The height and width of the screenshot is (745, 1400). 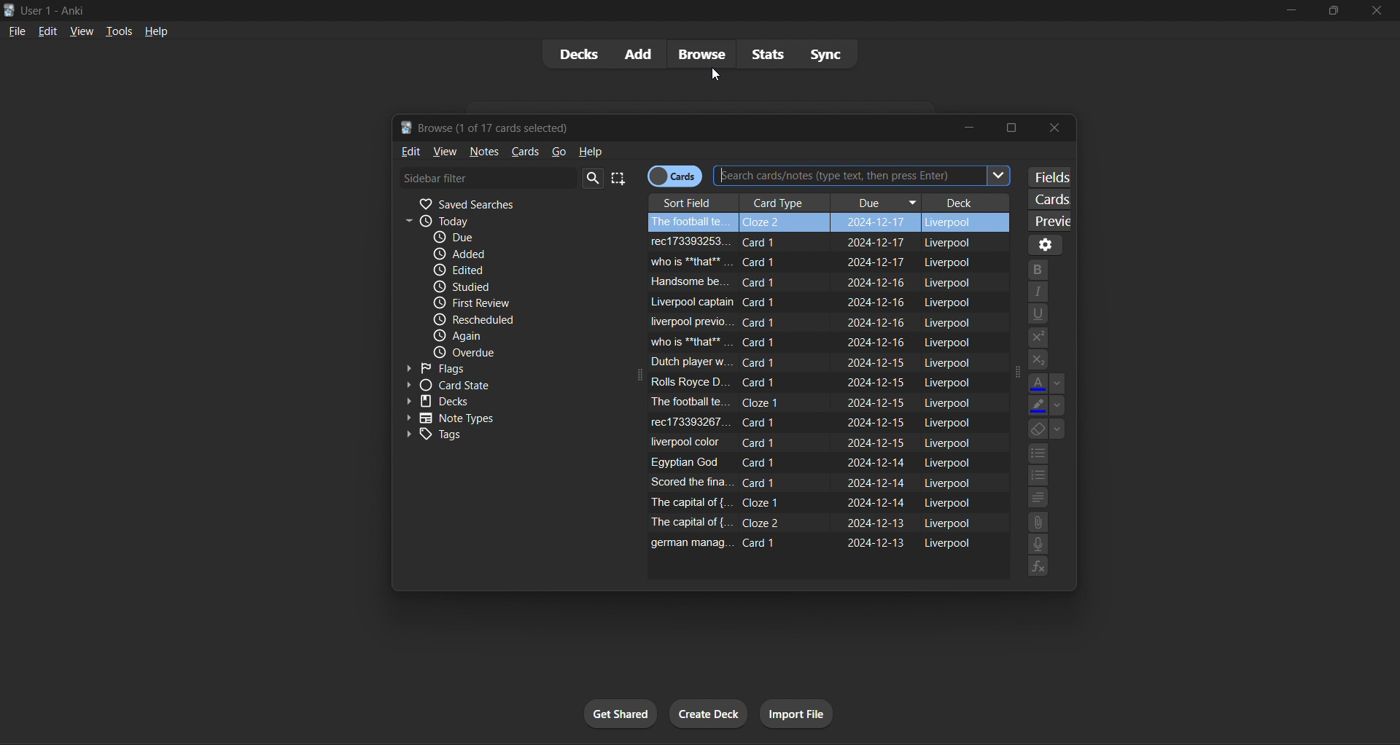 What do you see at coordinates (875, 461) in the screenshot?
I see `due date` at bounding box center [875, 461].